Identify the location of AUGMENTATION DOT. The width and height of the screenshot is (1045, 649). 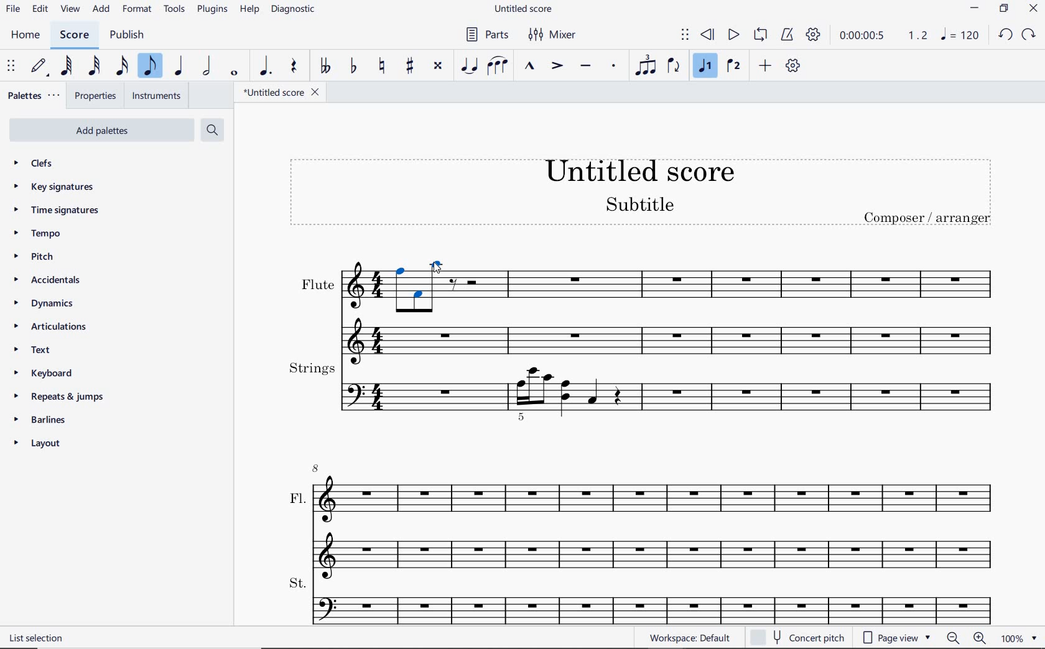
(266, 67).